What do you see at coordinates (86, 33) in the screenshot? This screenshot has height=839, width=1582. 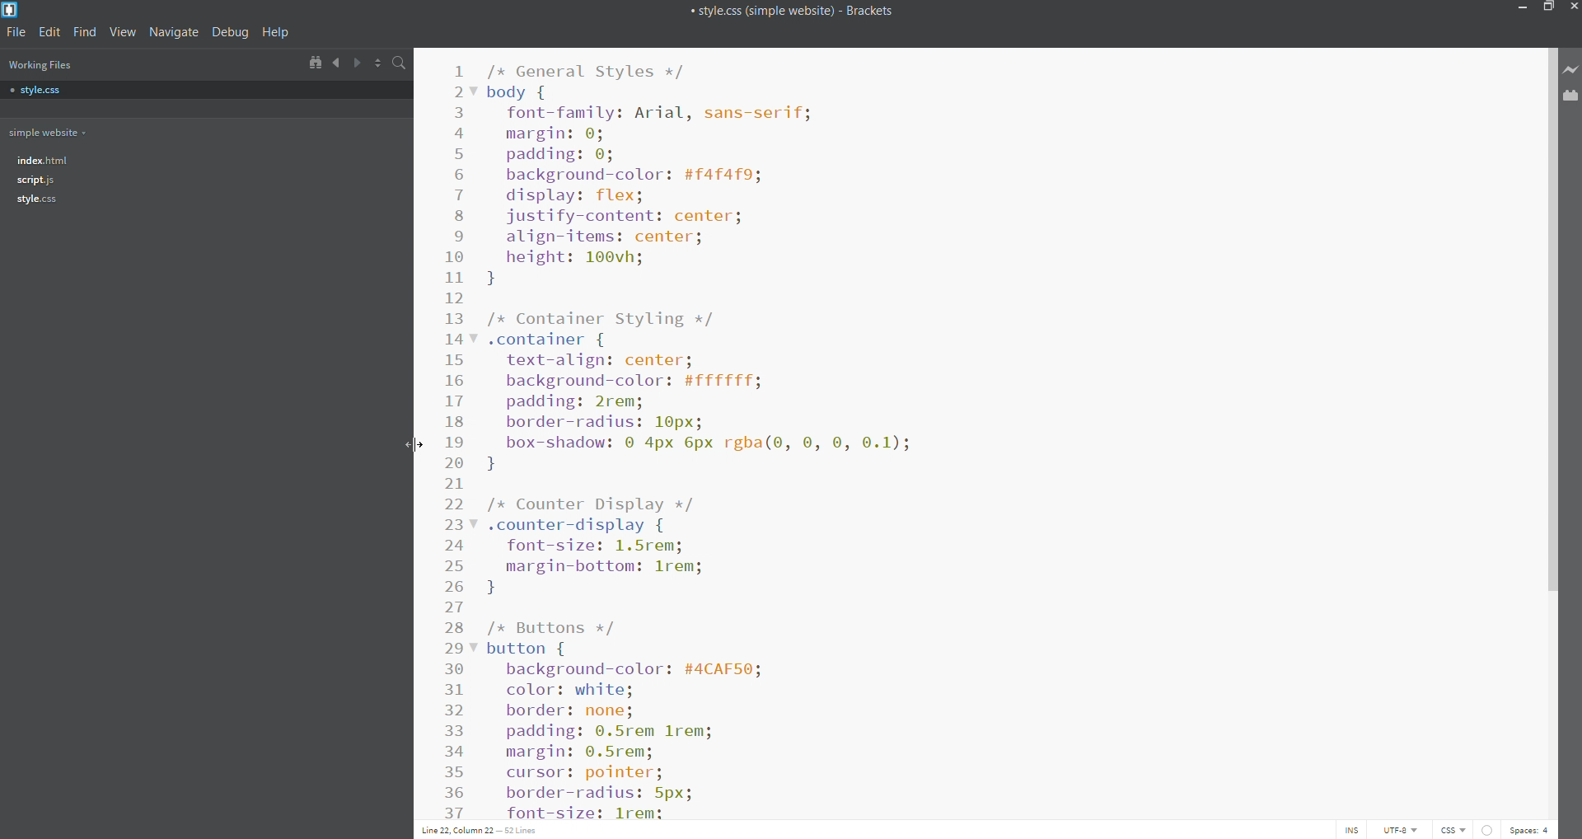 I see `find` at bounding box center [86, 33].